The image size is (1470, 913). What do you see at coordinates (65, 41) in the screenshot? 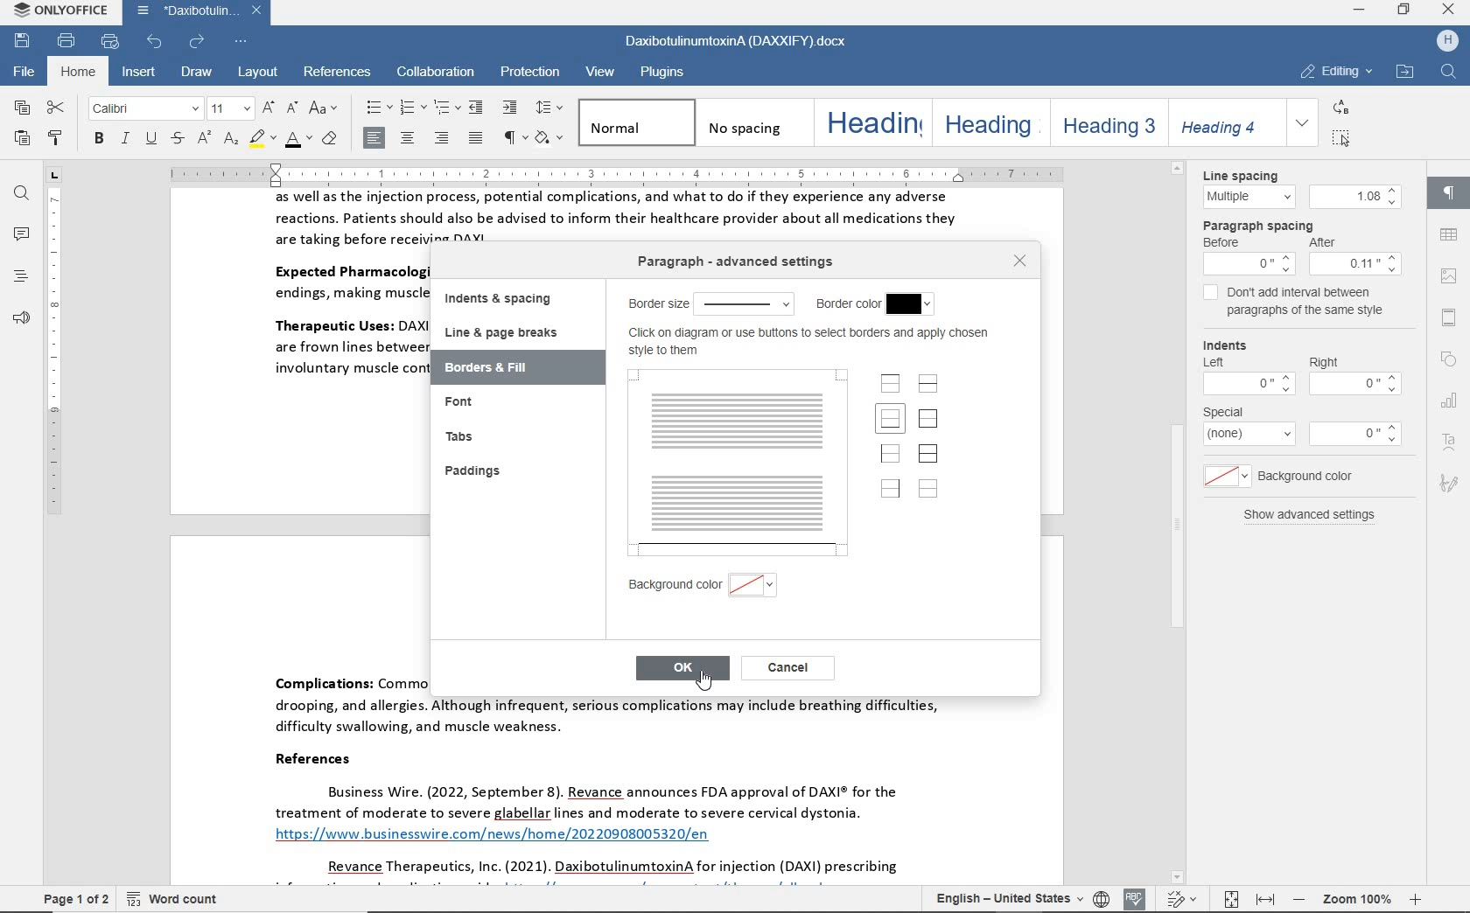
I see `print` at bounding box center [65, 41].